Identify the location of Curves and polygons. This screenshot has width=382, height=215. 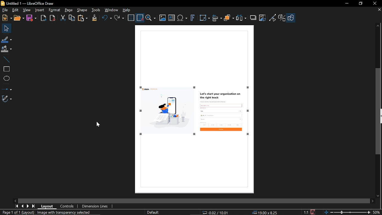
(7, 99).